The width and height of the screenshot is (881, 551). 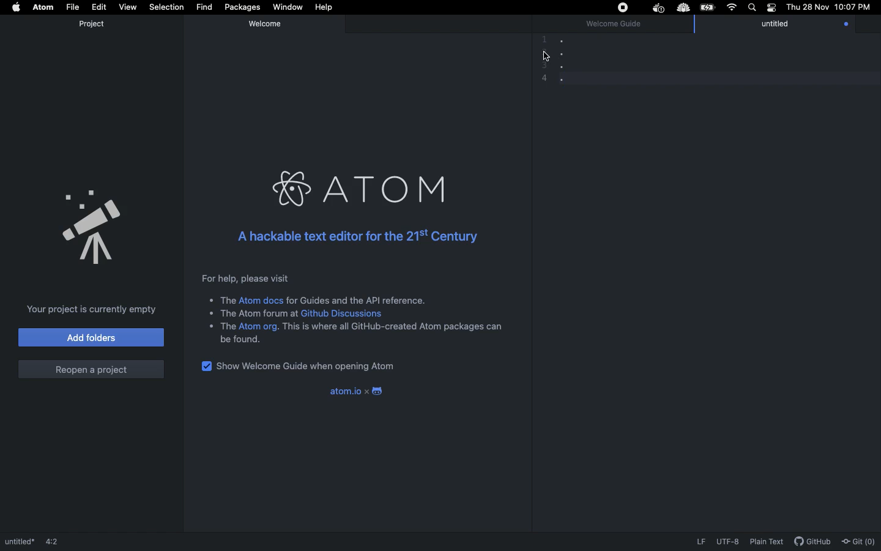 What do you see at coordinates (325, 7) in the screenshot?
I see `Help` at bounding box center [325, 7].